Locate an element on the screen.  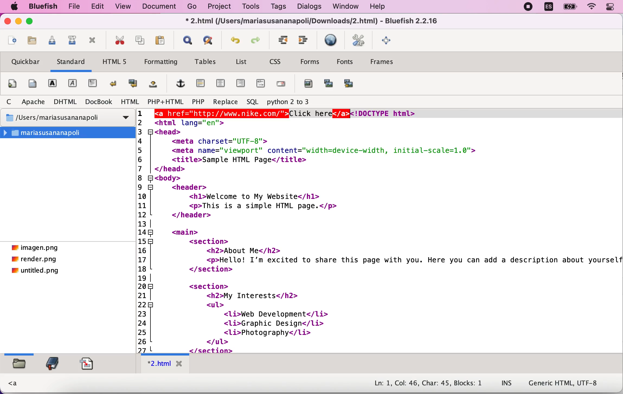
maximize is located at coordinates (33, 22).